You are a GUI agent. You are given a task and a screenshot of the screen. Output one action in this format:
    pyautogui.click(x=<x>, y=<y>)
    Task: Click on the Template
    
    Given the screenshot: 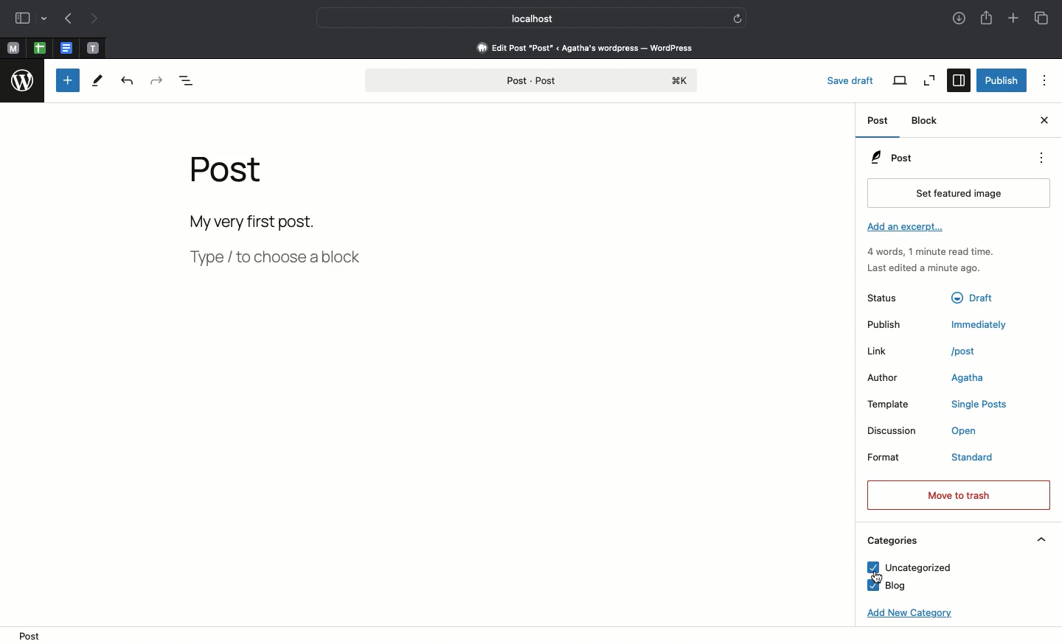 What is the action you would take?
    pyautogui.click(x=897, y=405)
    